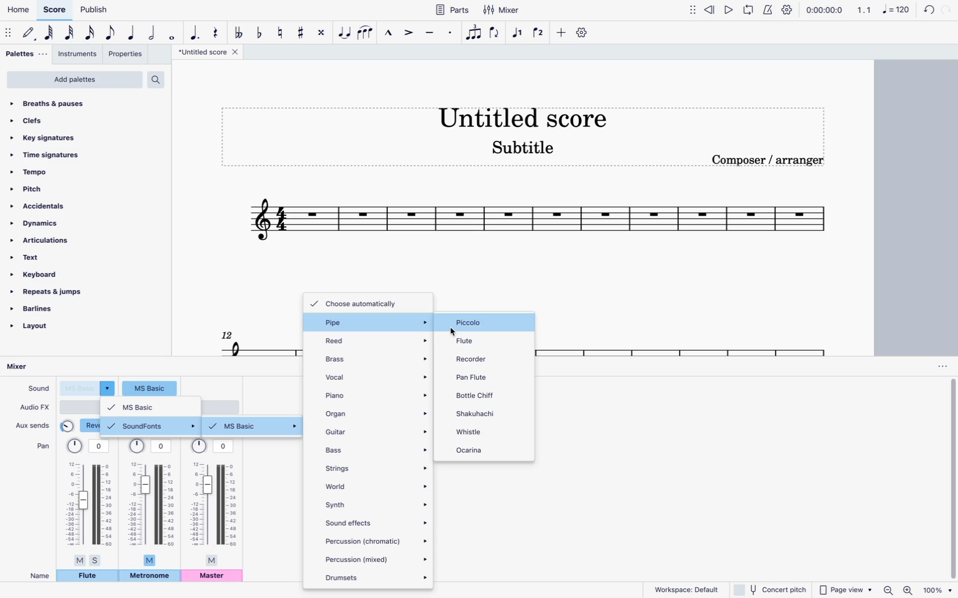 The height and width of the screenshot is (598, 958). I want to click on Staccato , so click(452, 31).